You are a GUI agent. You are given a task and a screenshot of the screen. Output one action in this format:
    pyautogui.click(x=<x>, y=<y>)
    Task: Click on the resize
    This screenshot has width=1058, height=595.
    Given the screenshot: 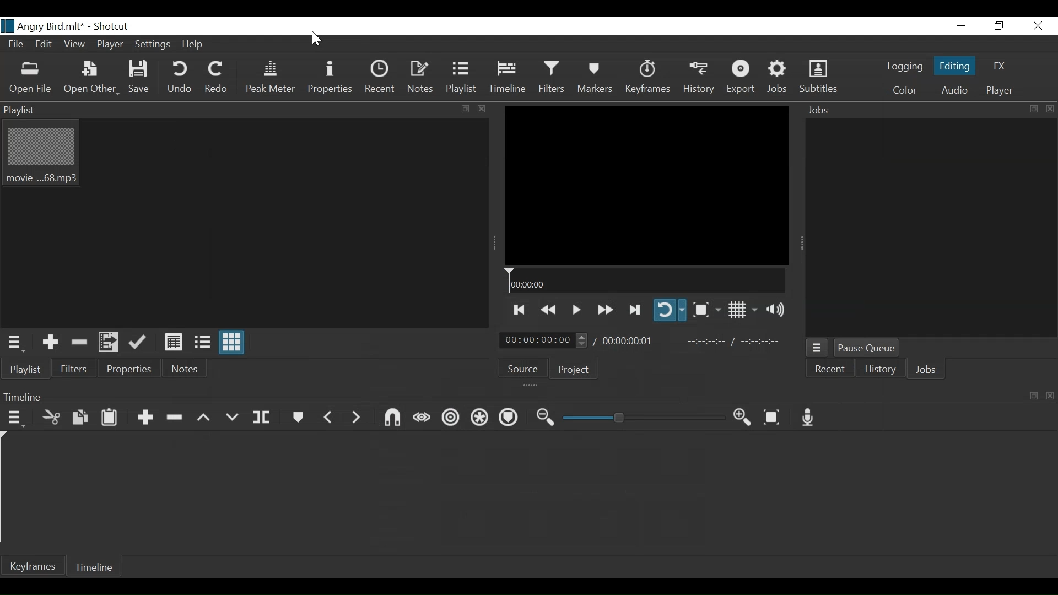 What is the action you would take?
    pyautogui.click(x=1033, y=396)
    